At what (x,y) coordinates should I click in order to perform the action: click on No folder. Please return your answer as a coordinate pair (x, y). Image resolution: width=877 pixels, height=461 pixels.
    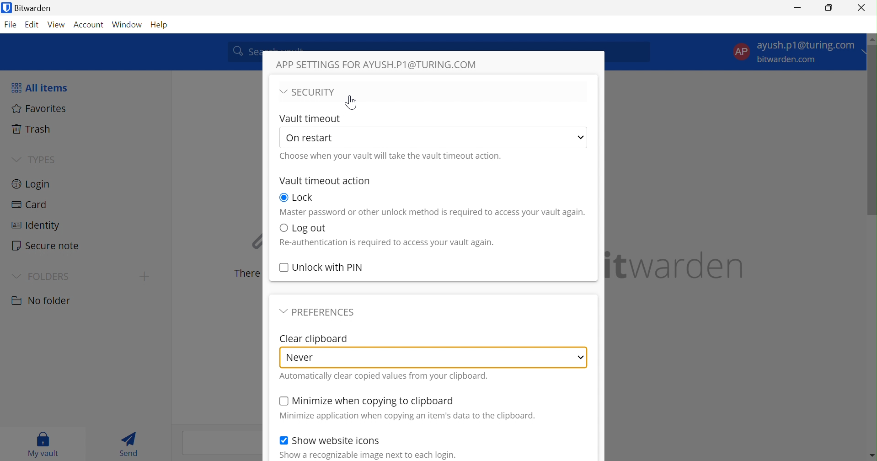
    Looking at the image, I should click on (43, 300).